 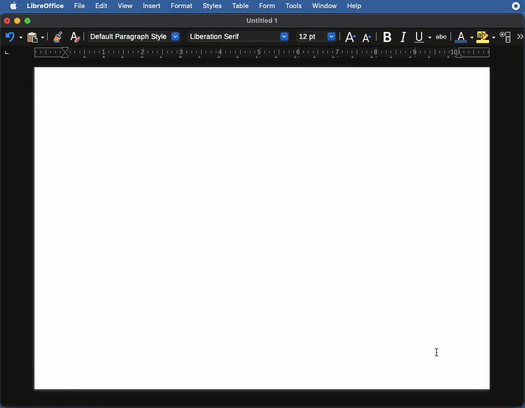 What do you see at coordinates (101, 6) in the screenshot?
I see `Edit` at bounding box center [101, 6].